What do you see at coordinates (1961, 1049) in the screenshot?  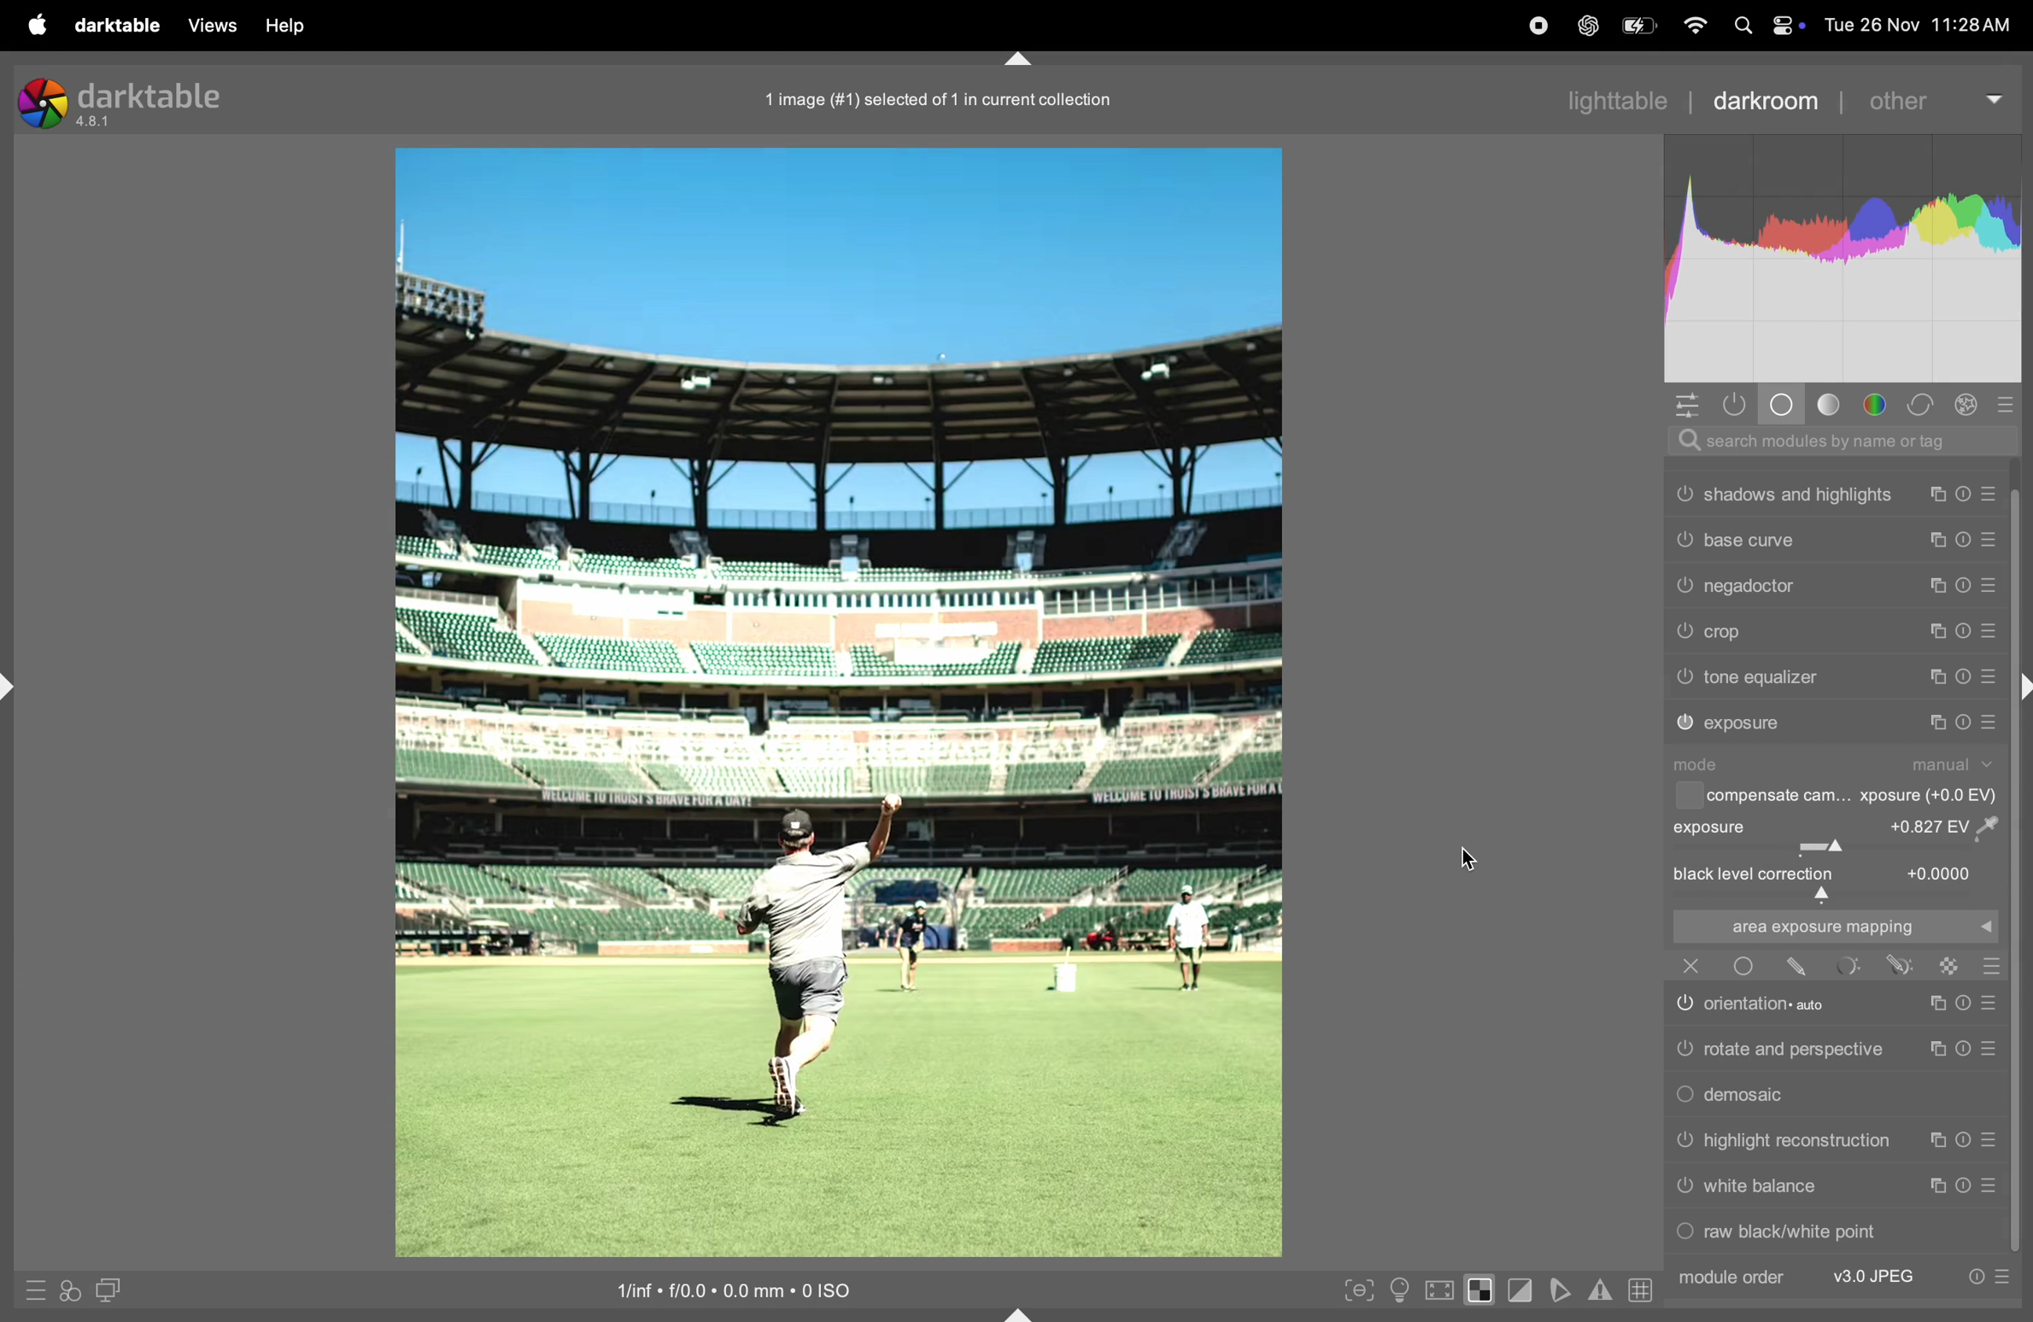 I see `reset Preset` at bounding box center [1961, 1049].